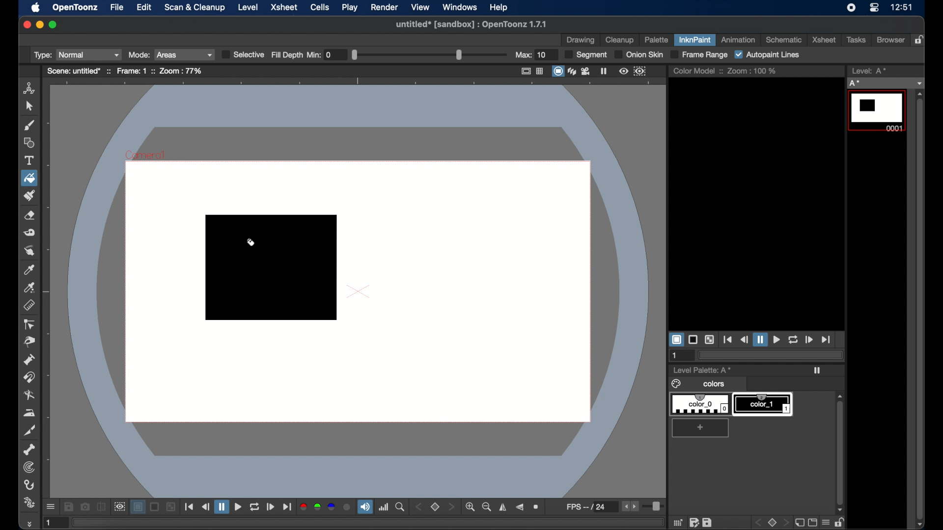 The height and width of the screenshot is (530, 943). I want to click on play button, so click(238, 507).